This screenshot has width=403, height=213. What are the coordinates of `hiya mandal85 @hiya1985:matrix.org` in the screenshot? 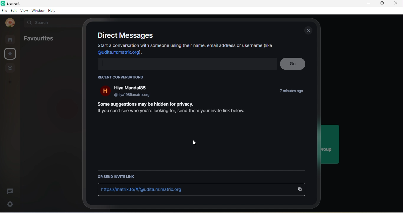 It's located at (126, 91).